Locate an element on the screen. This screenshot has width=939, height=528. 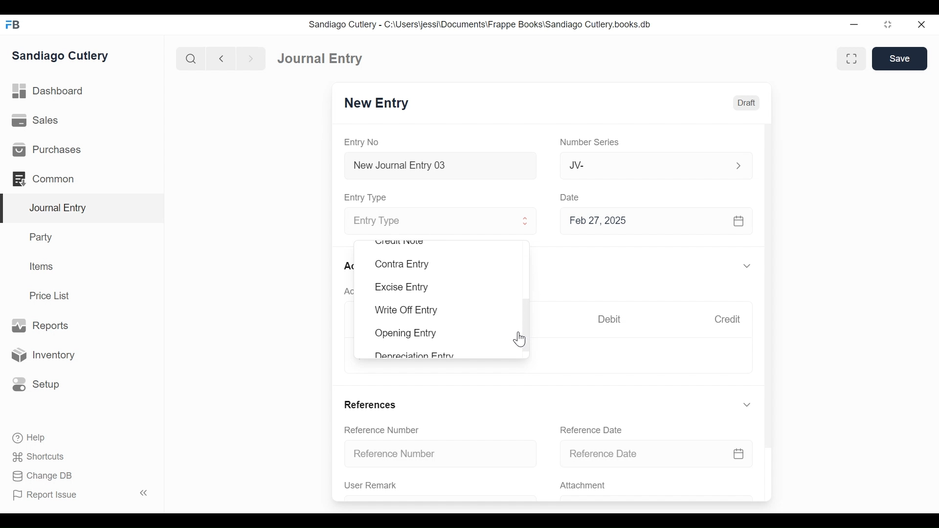
Sandiago Cutlery - C:\Users\jessi\Documents\Frappe Books\Sandiago Cutlery.books.db is located at coordinates (480, 24).